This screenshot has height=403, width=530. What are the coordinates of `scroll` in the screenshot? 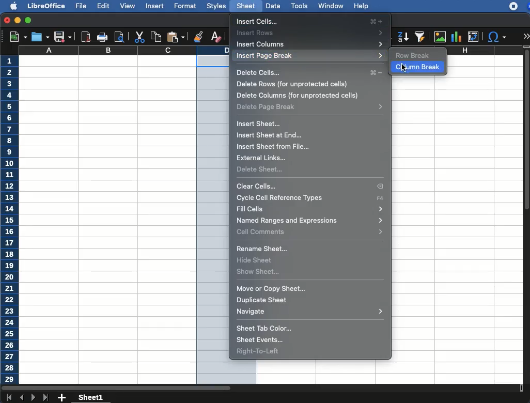 It's located at (527, 219).